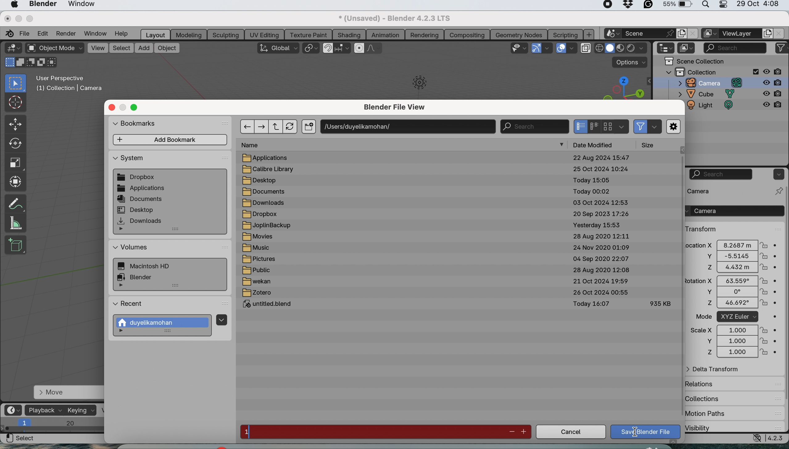 The height and width of the screenshot is (449, 789). Describe the element at coordinates (730, 280) in the screenshot. I see `rotation x 63.559` at that location.